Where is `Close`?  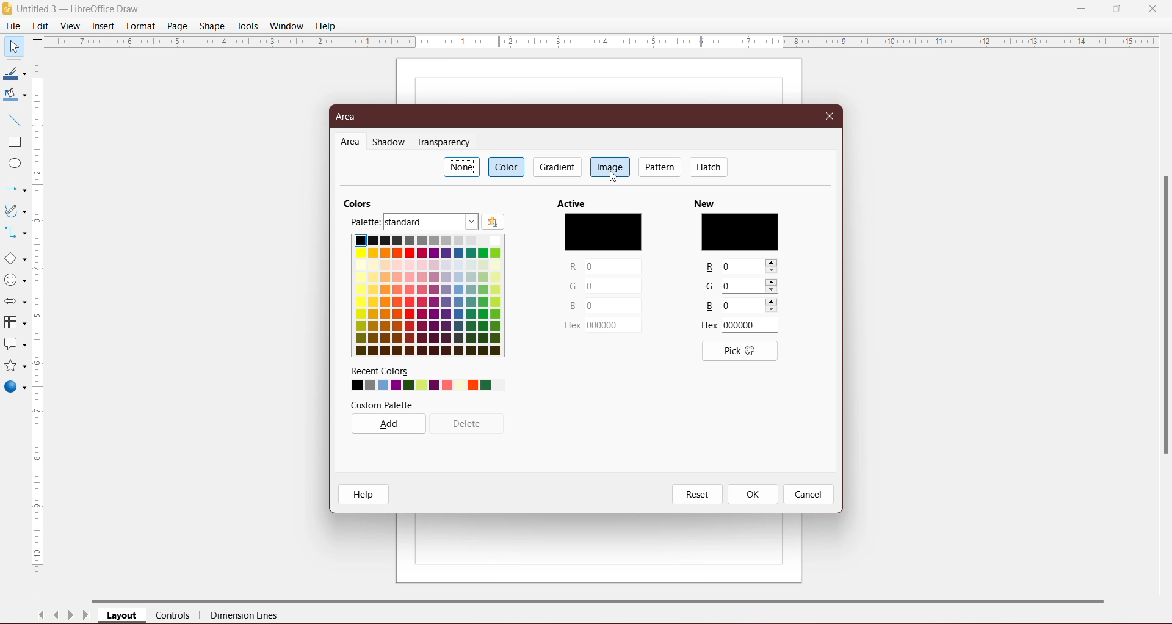
Close is located at coordinates (830, 115).